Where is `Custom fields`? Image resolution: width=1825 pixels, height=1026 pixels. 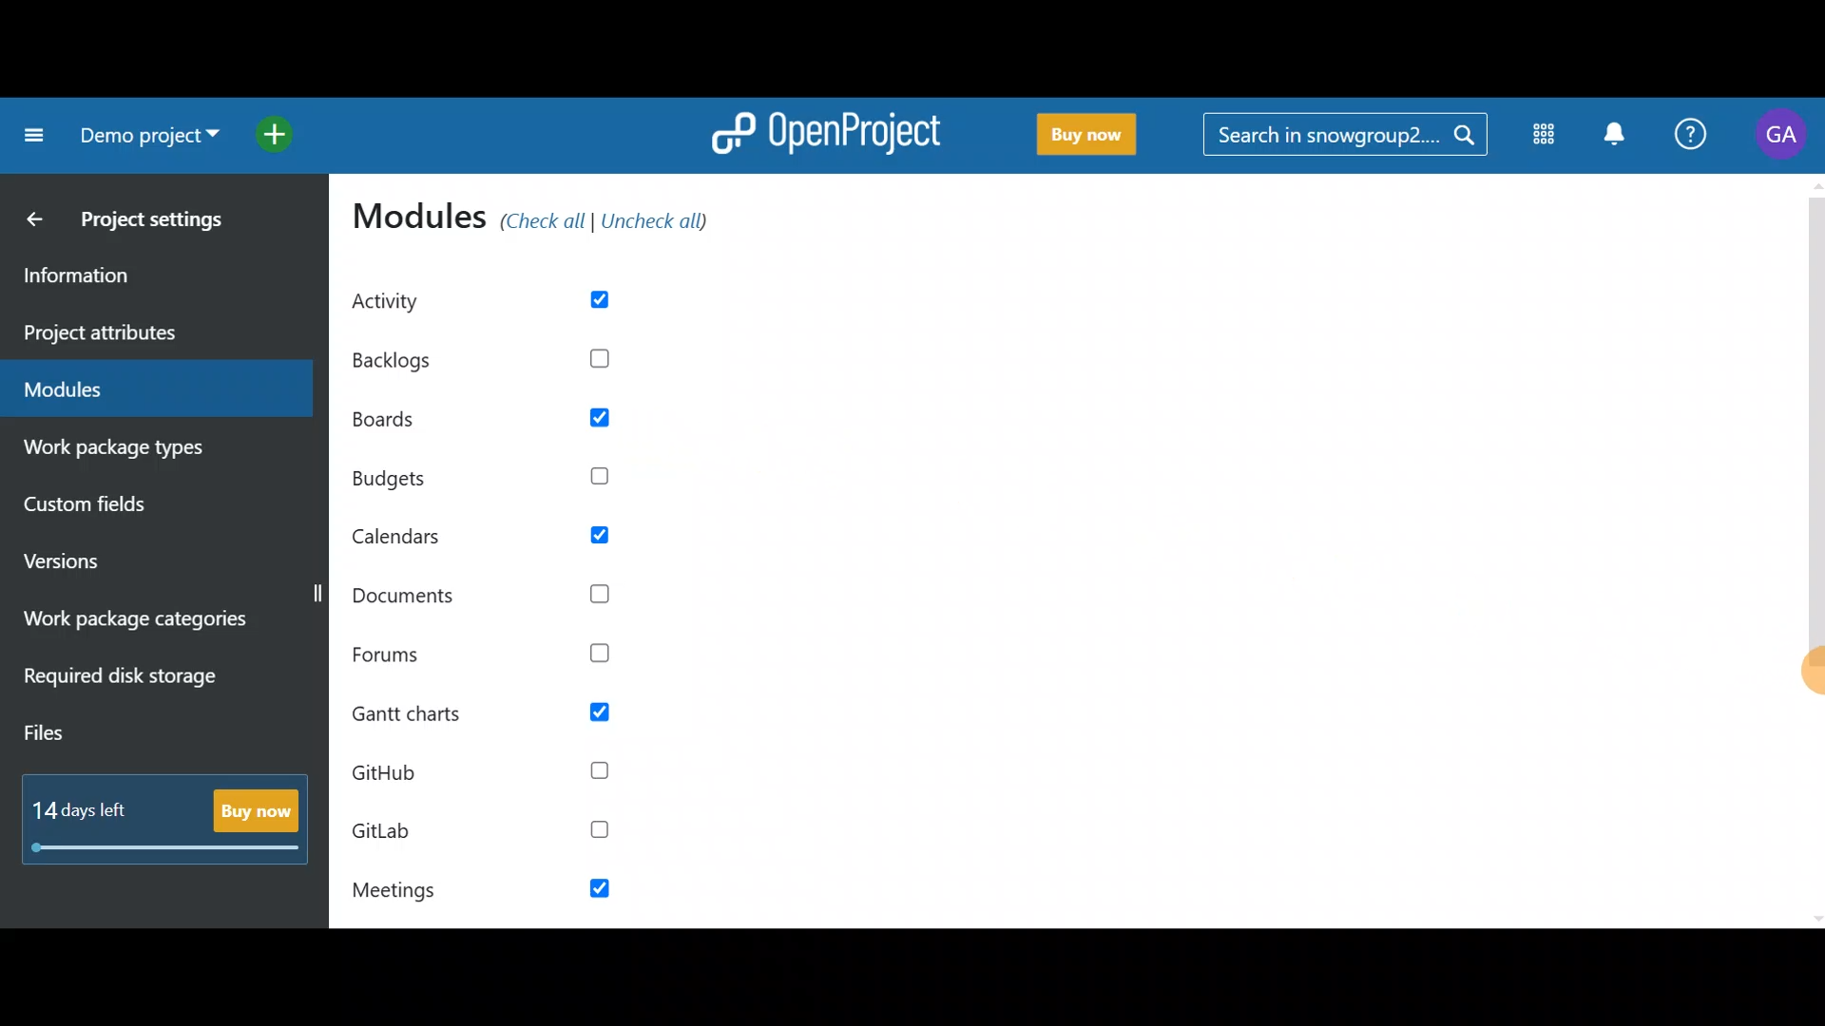 Custom fields is located at coordinates (127, 510).